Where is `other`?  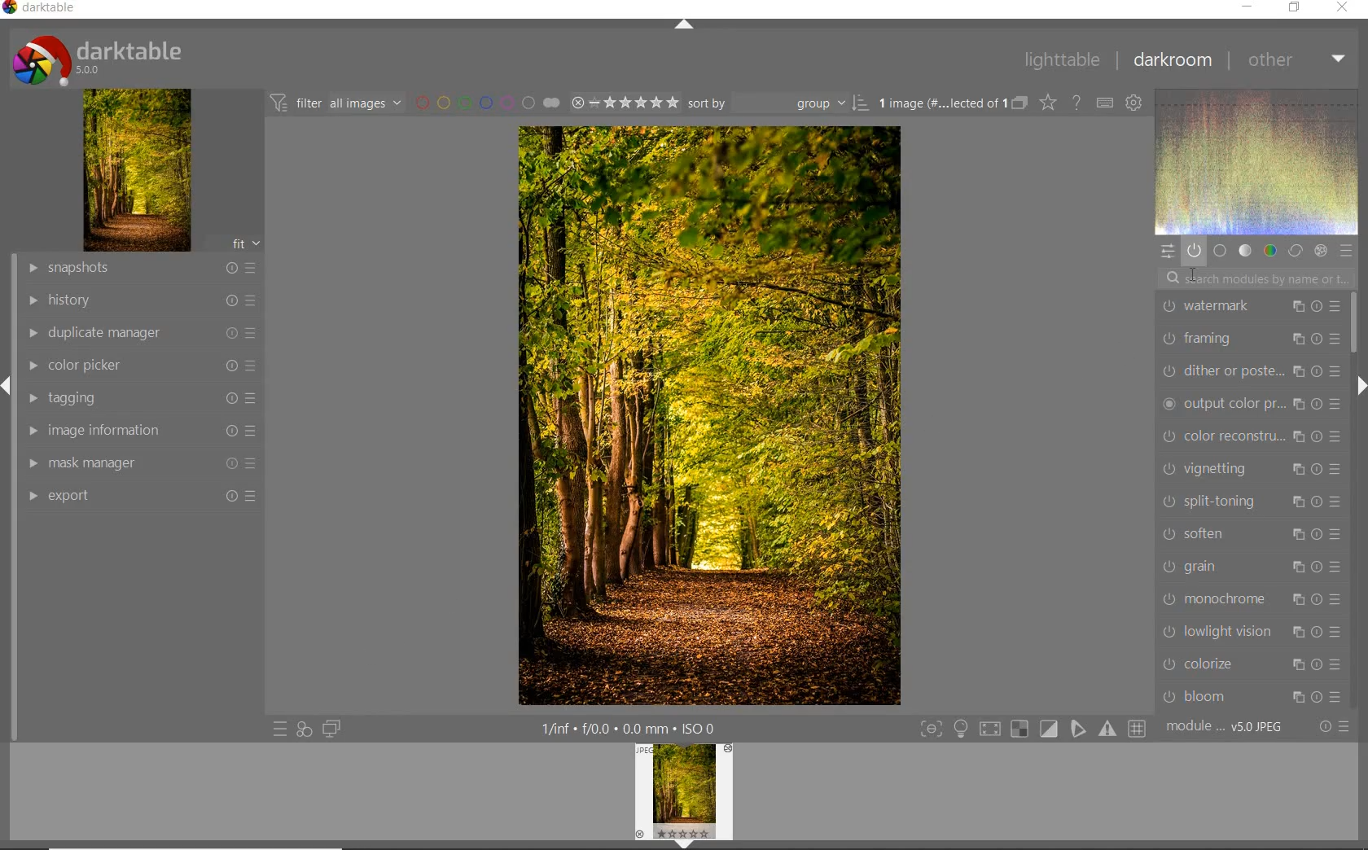
other is located at coordinates (1298, 61).